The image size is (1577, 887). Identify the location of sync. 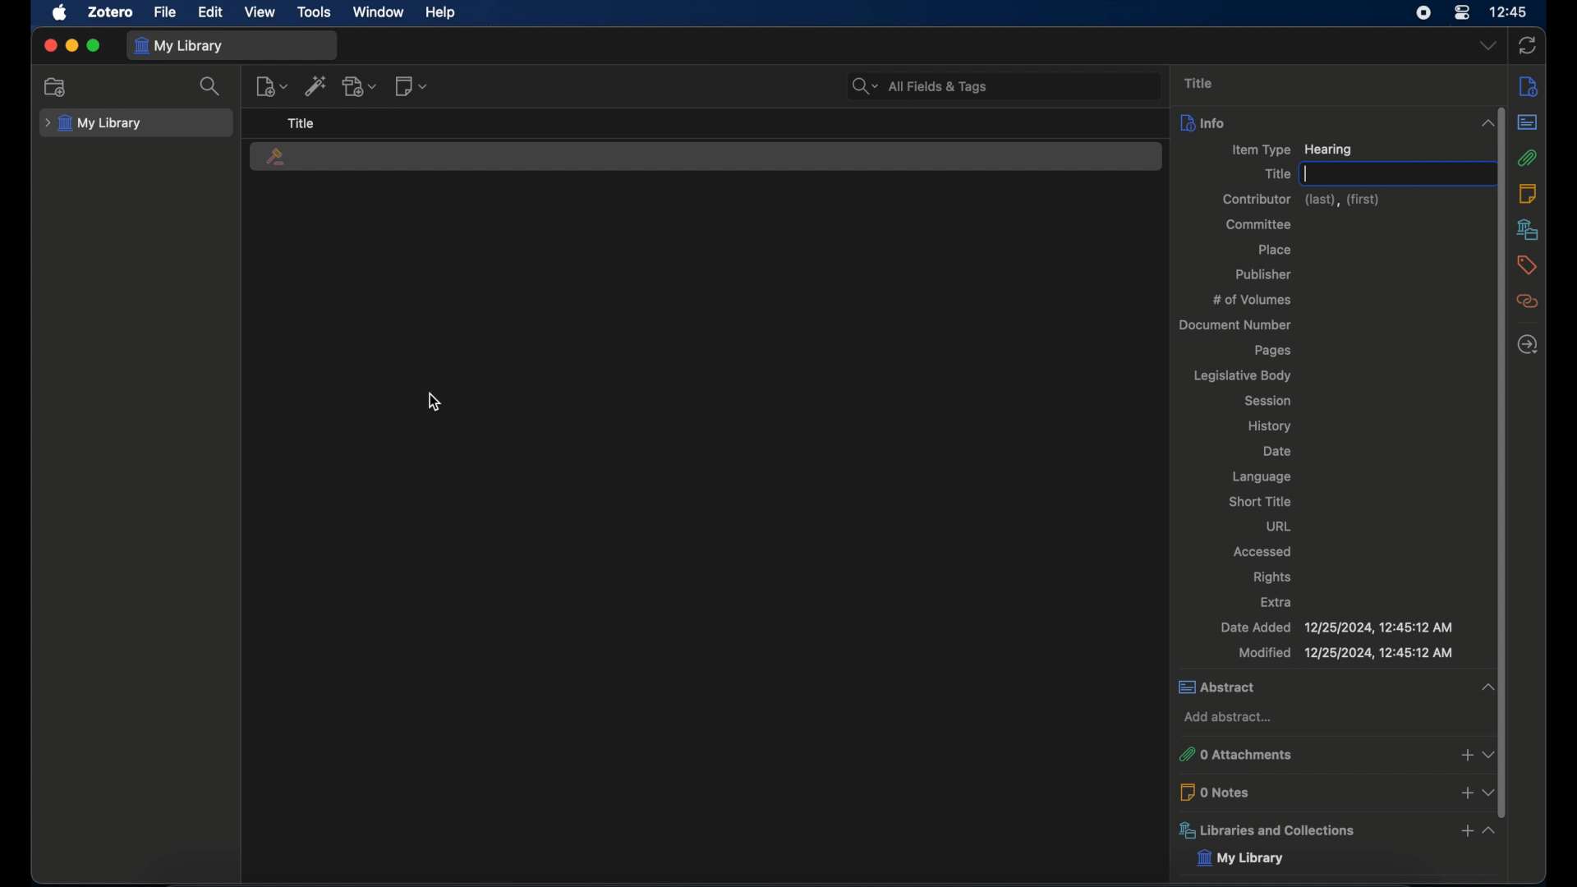
(1528, 45).